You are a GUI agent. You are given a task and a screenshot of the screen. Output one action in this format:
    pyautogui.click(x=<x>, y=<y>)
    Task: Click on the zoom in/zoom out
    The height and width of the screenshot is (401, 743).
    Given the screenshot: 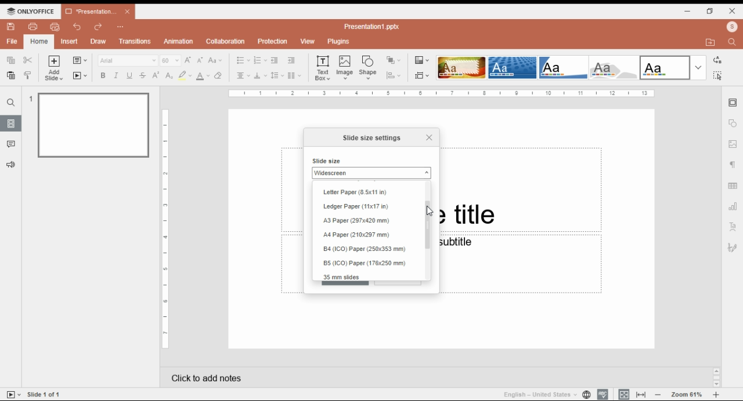 What is the action you would take?
    pyautogui.click(x=716, y=395)
    